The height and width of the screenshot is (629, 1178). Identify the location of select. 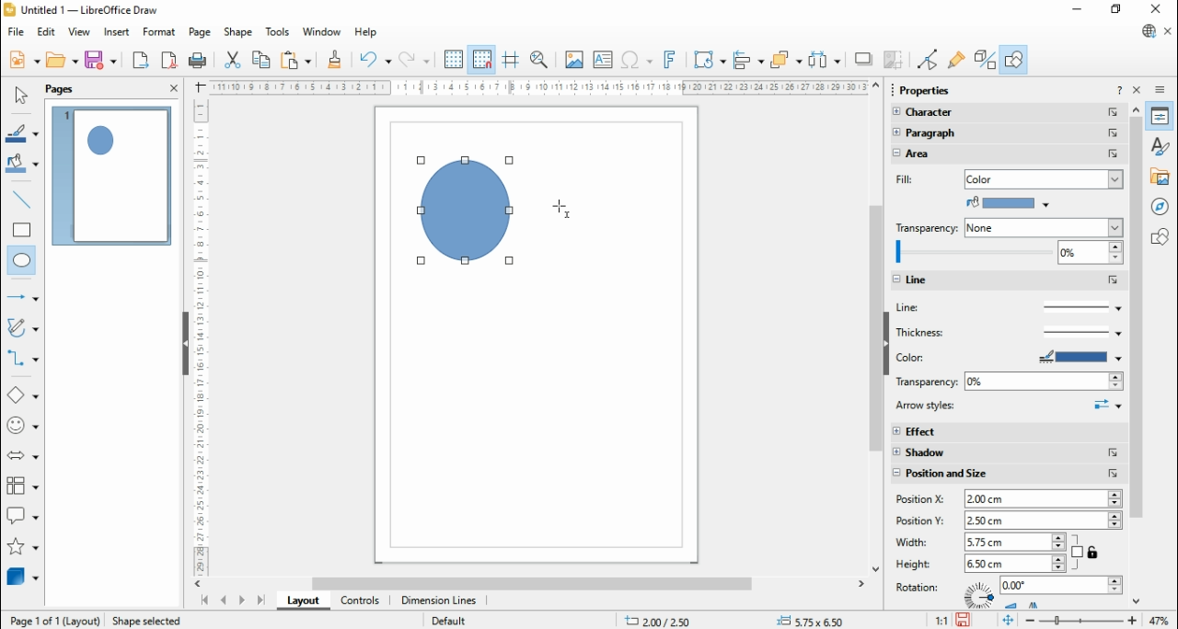
(20, 95).